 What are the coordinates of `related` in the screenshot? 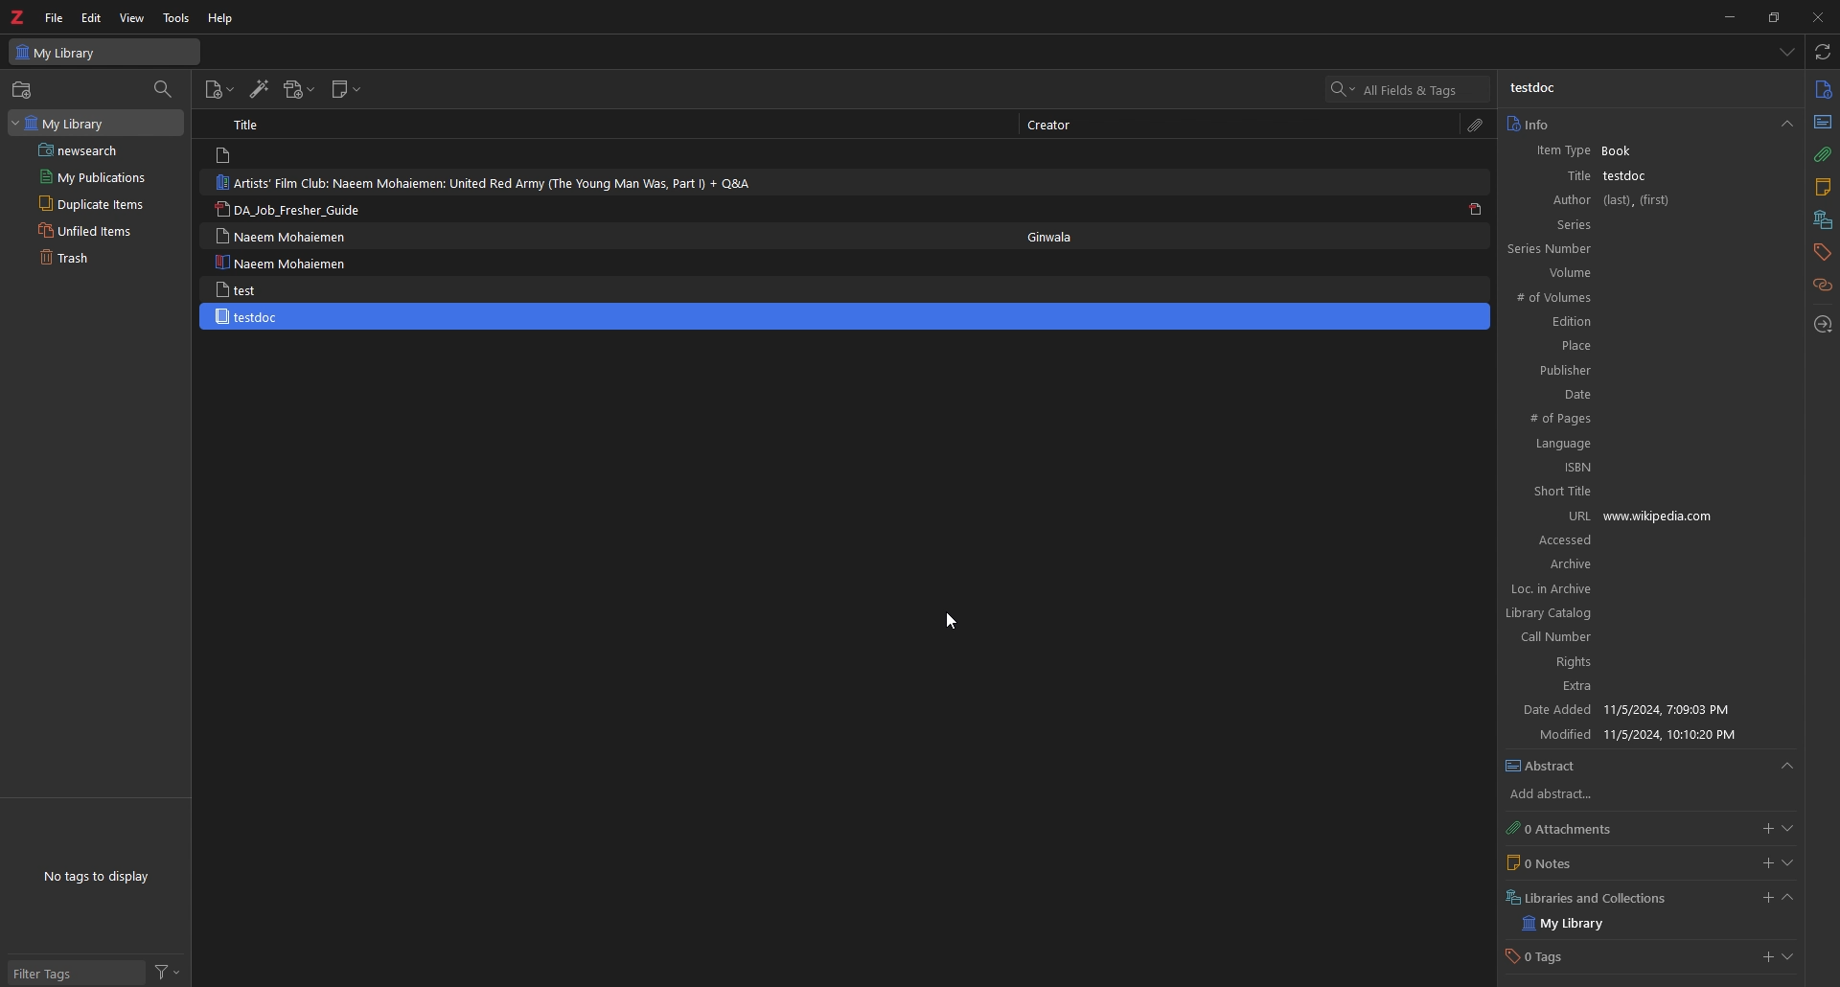 It's located at (1822, 286).